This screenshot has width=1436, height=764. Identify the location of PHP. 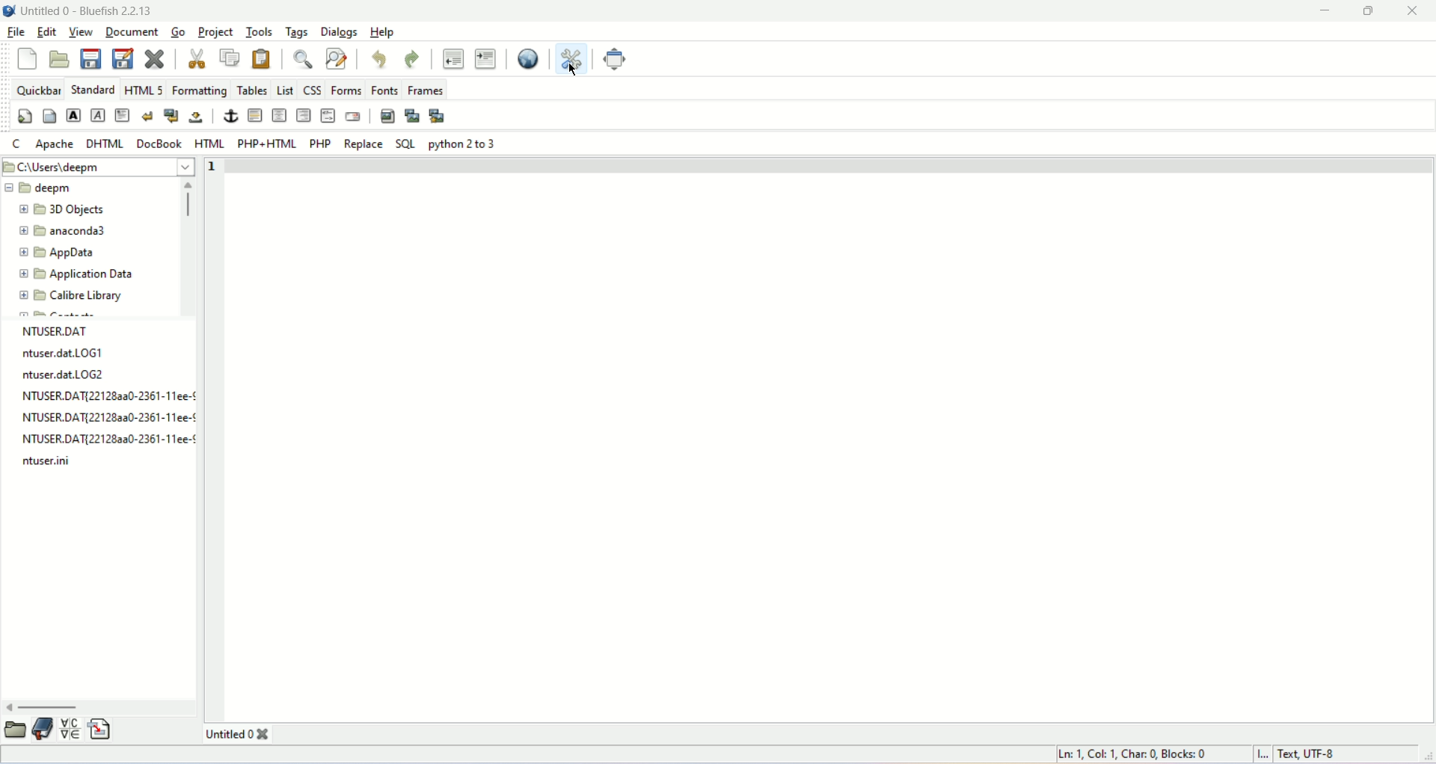
(320, 144).